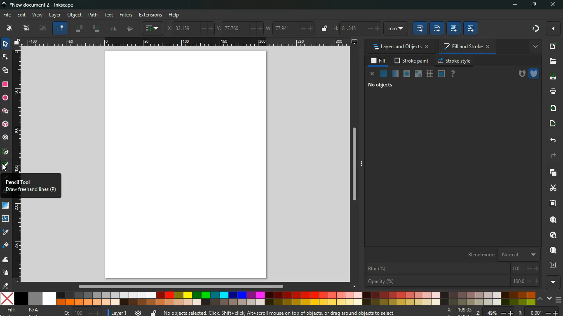  What do you see at coordinates (454, 28) in the screenshot?
I see `edit` at bounding box center [454, 28].